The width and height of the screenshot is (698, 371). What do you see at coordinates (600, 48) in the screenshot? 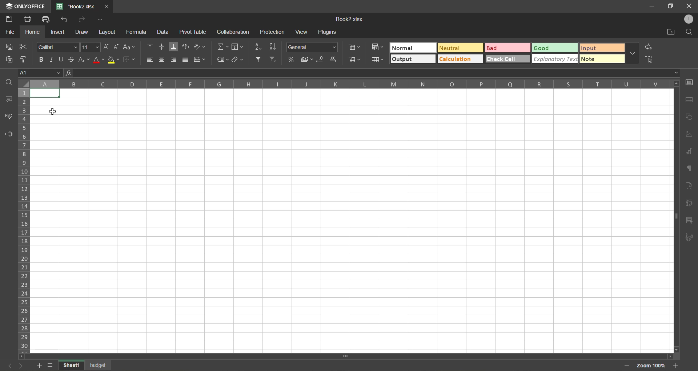
I see `input` at bounding box center [600, 48].